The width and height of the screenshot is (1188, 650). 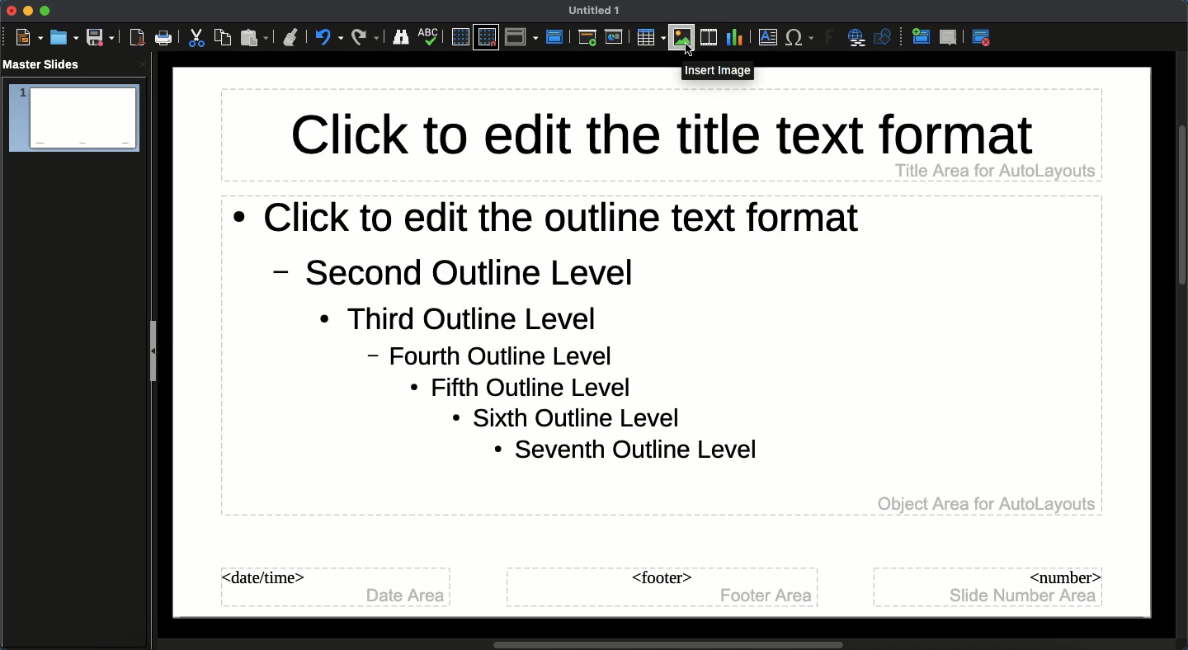 I want to click on Redo, so click(x=366, y=37).